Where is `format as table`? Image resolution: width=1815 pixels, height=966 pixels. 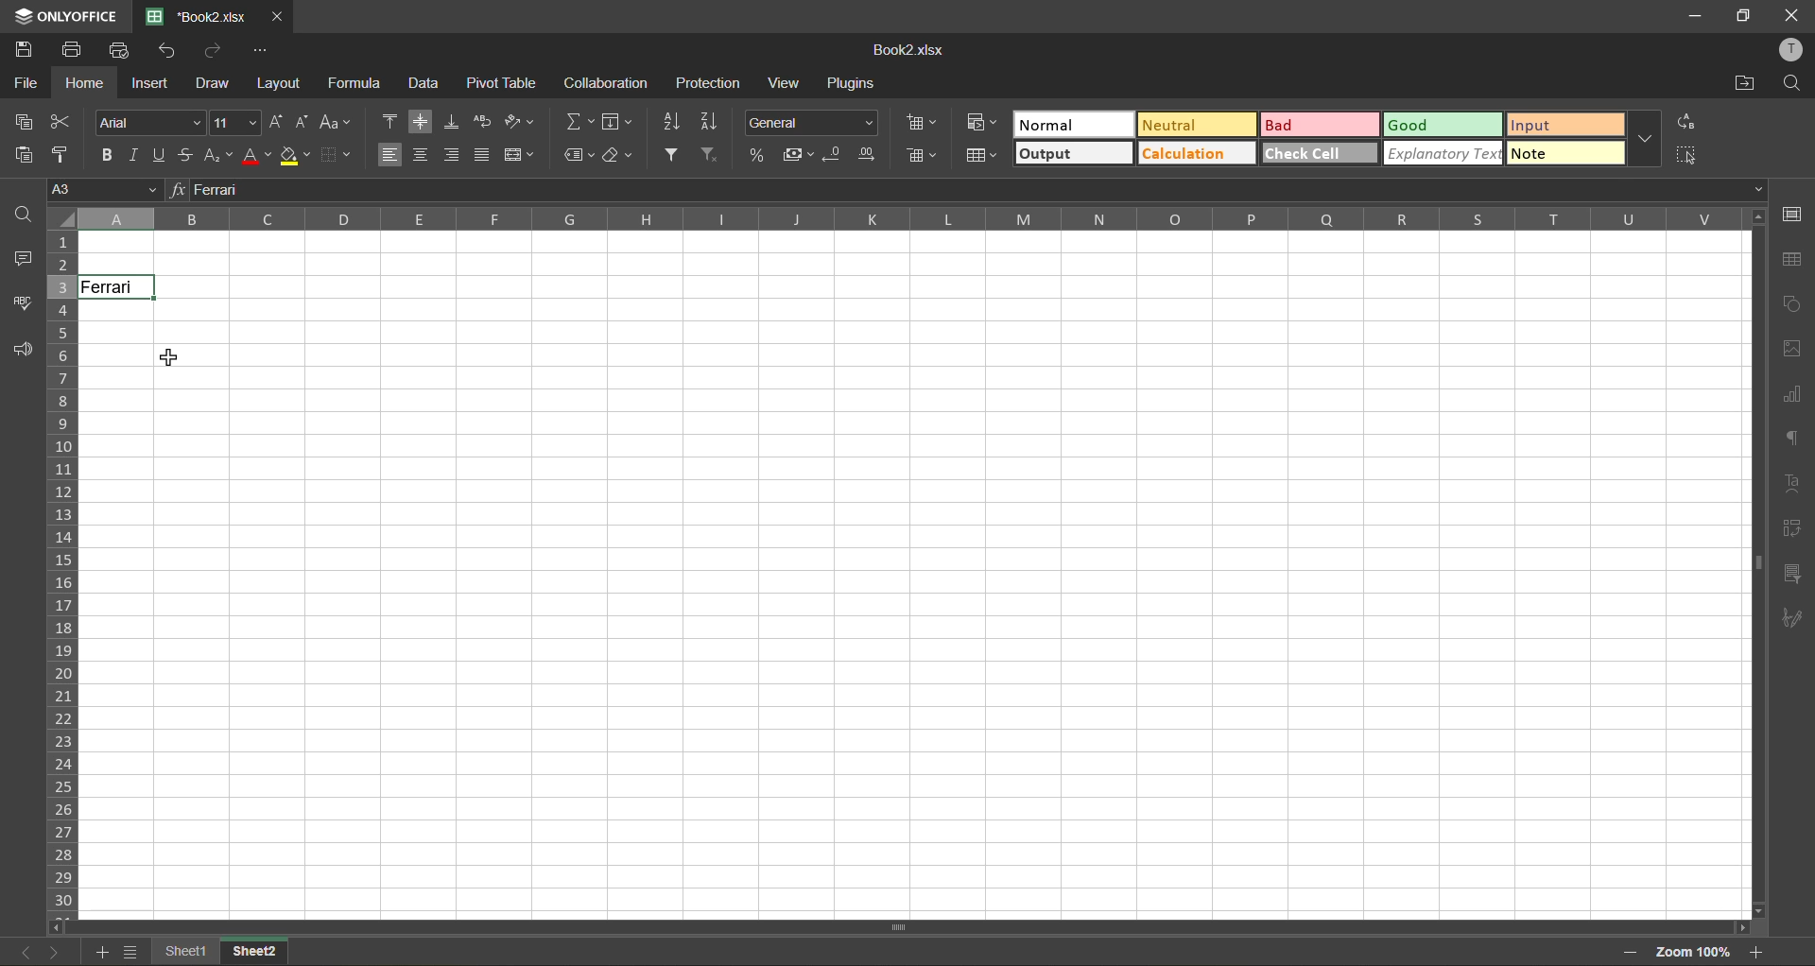 format as table is located at coordinates (981, 157).